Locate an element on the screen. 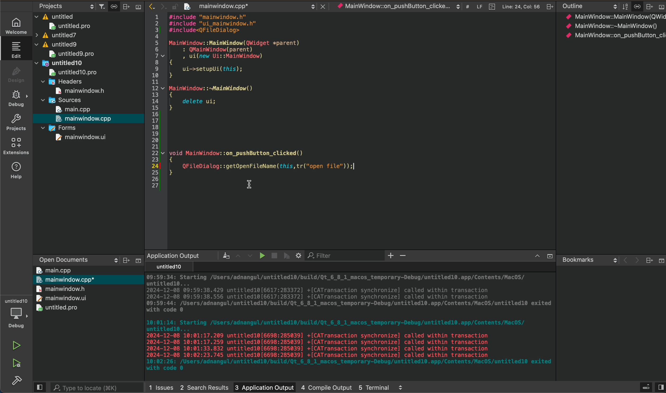  # is located at coordinates (467, 7).